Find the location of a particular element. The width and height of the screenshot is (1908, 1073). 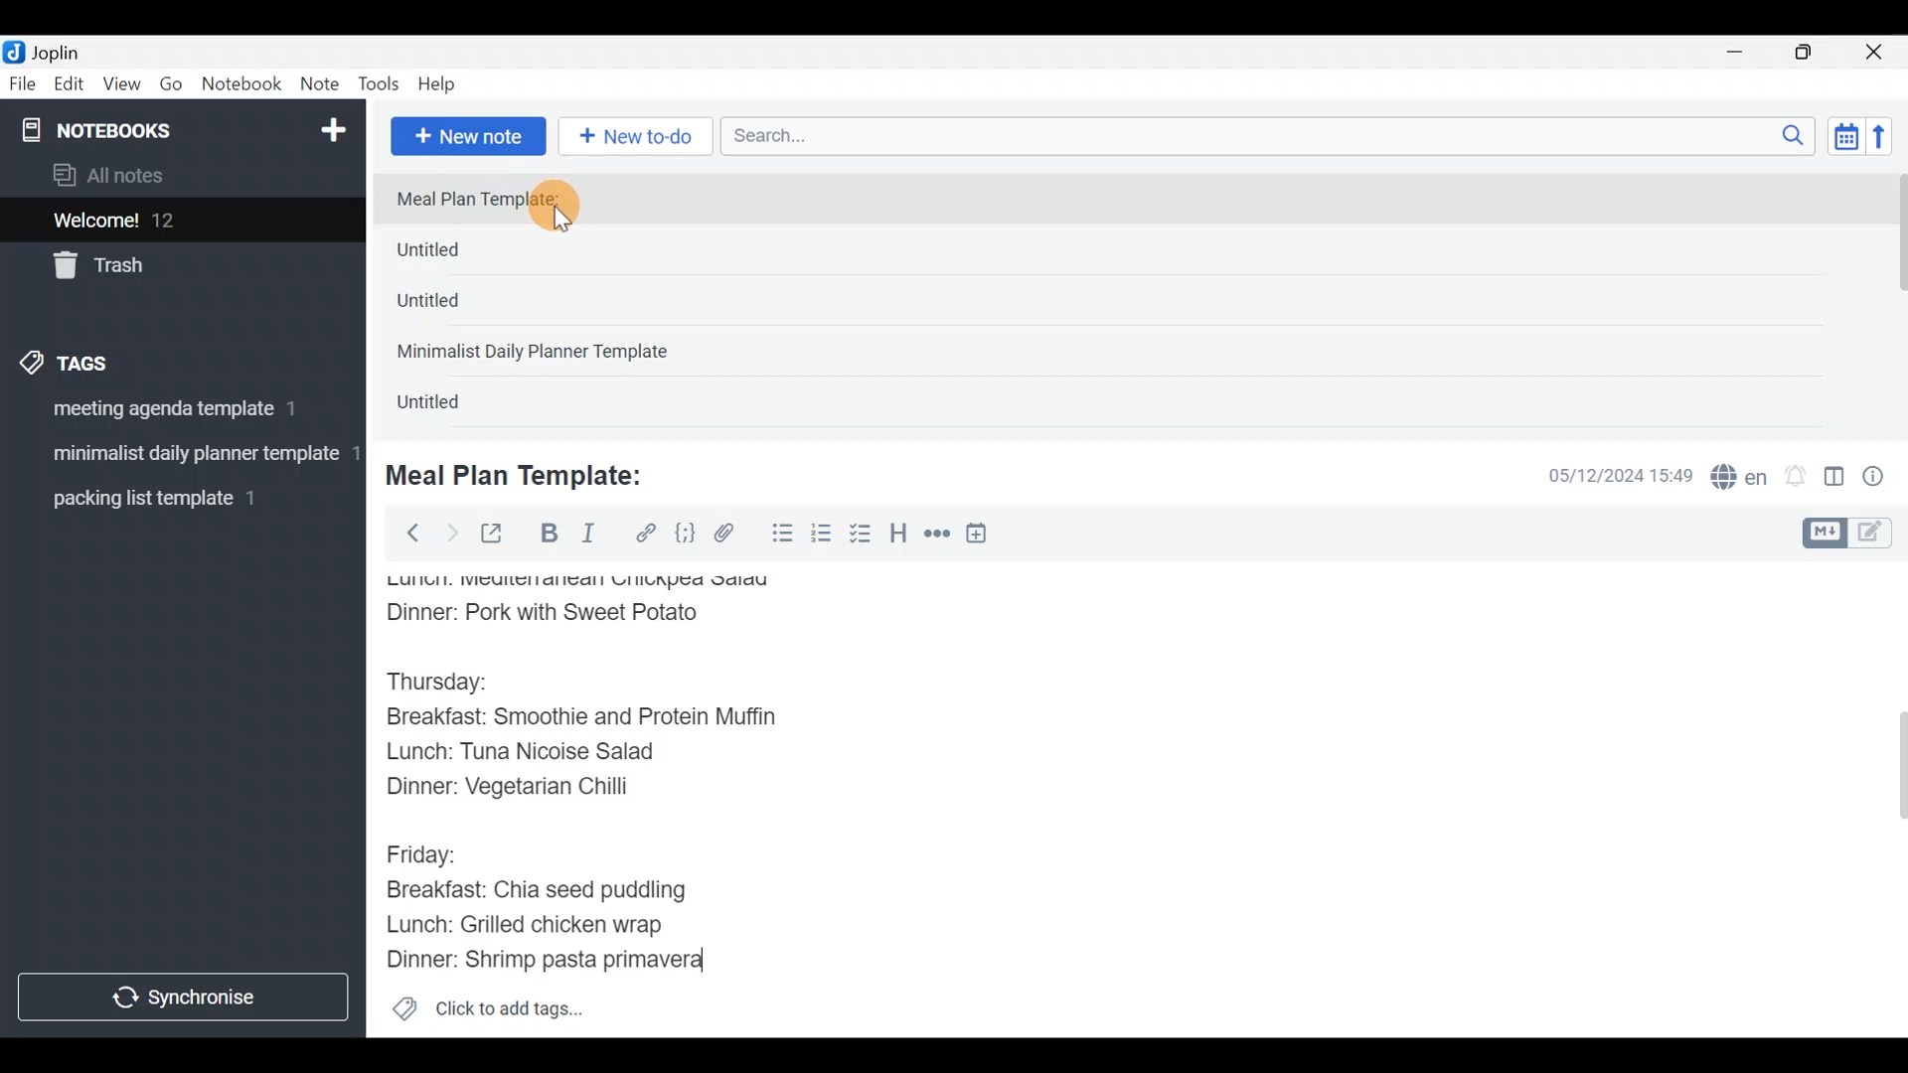

Dinner: Pork with Sweet Potato is located at coordinates (569, 613).